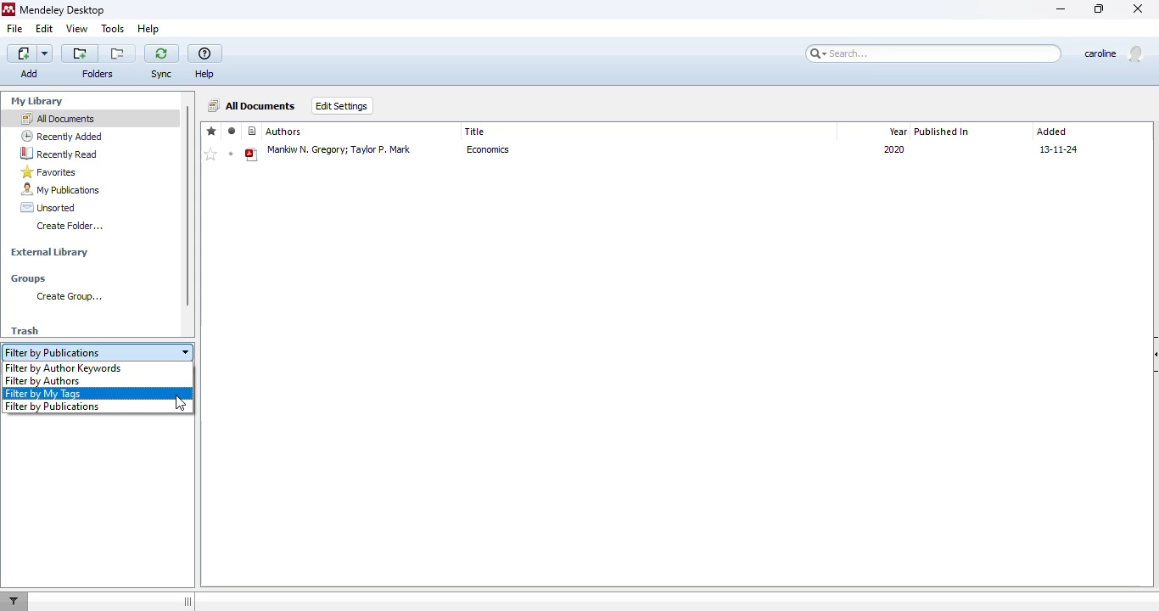 The image size is (1159, 611). What do you see at coordinates (25, 331) in the screenshot?
I see `trash` at bounding box center [25, 331].